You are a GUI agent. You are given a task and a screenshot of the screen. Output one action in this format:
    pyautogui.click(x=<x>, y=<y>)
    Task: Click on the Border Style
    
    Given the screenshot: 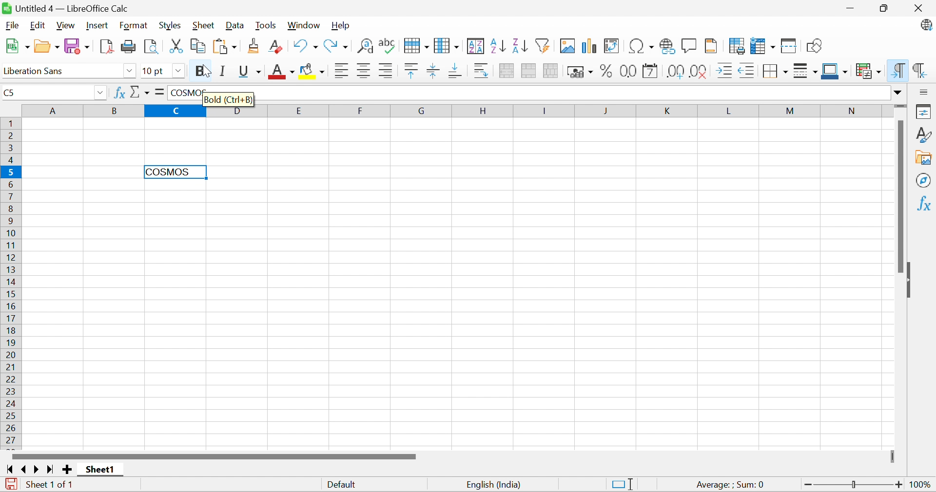 What is the action you would take?
    pyautogui.click(x=806, y=71)
    